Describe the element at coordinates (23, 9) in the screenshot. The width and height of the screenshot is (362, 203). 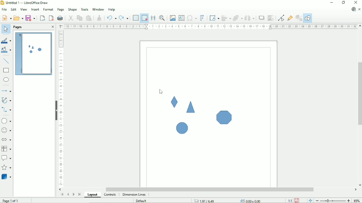
I see `View` at that location.